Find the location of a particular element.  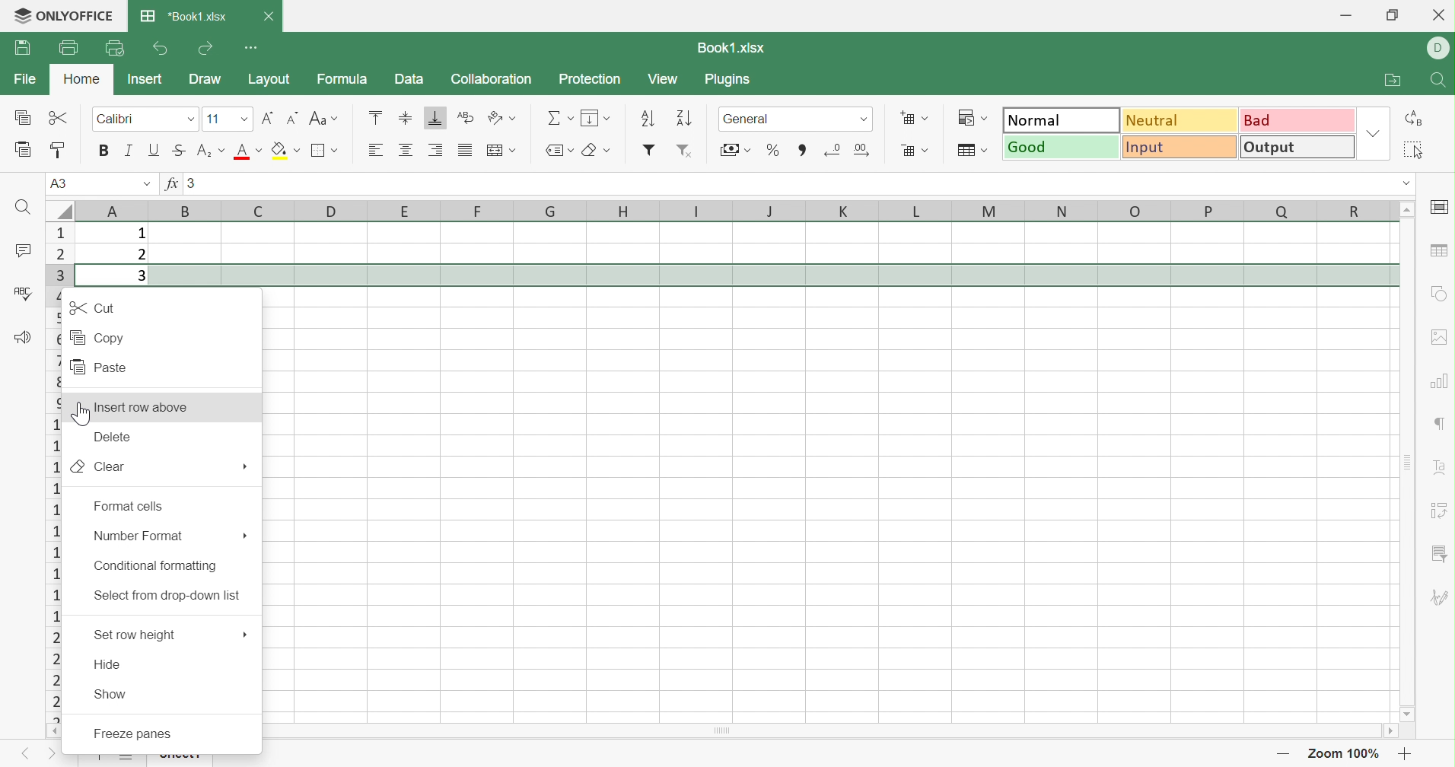

Increment in font size is located at coordinates (266, 116).